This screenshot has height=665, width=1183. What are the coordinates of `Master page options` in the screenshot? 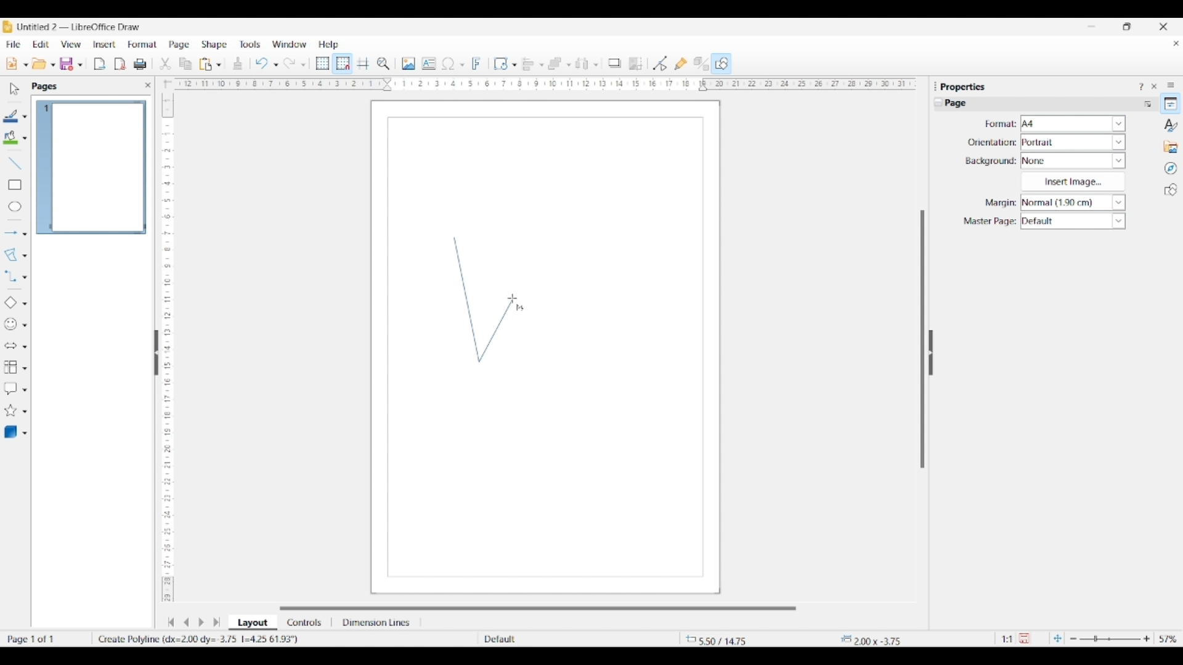 It's located at (1073, 221).